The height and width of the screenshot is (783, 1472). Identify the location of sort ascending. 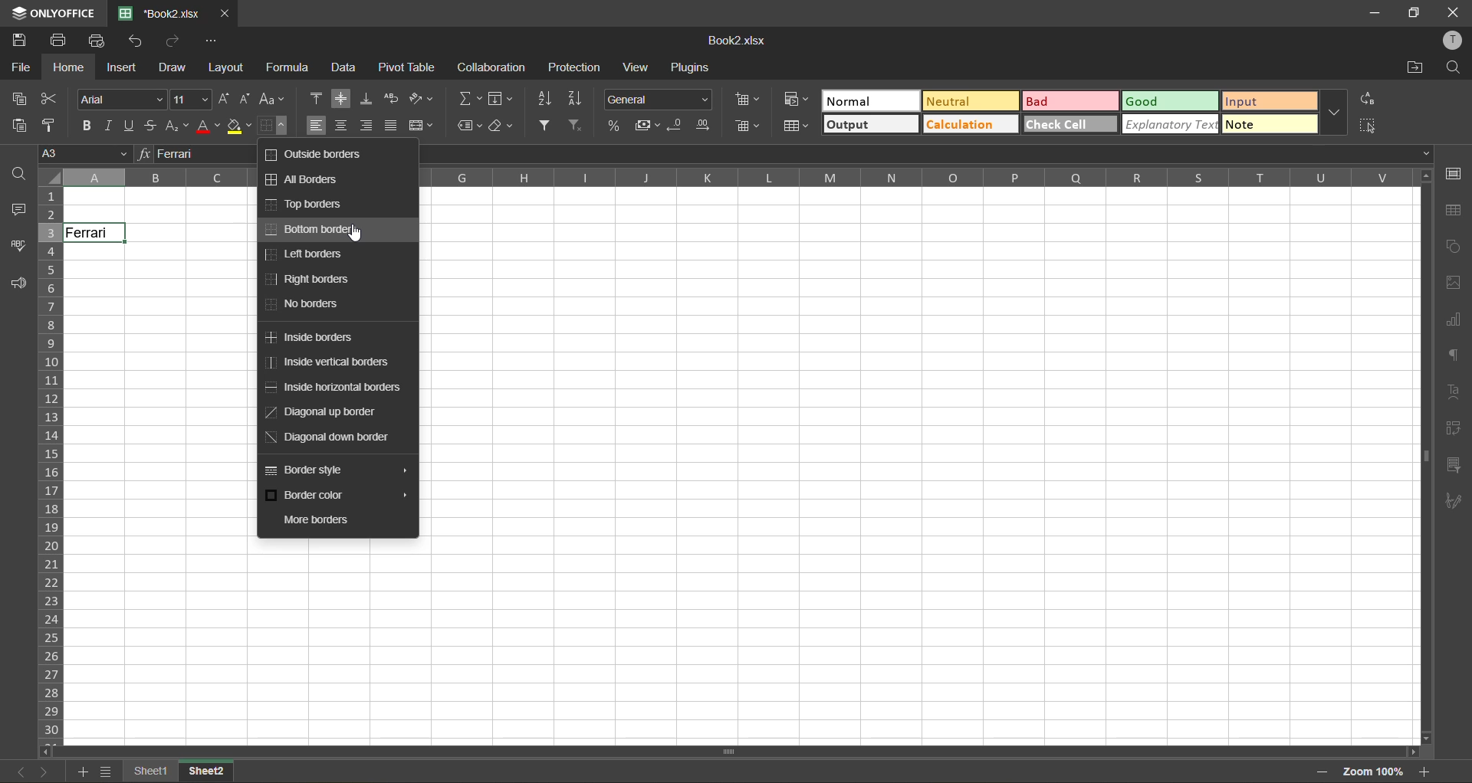
(545, 100).